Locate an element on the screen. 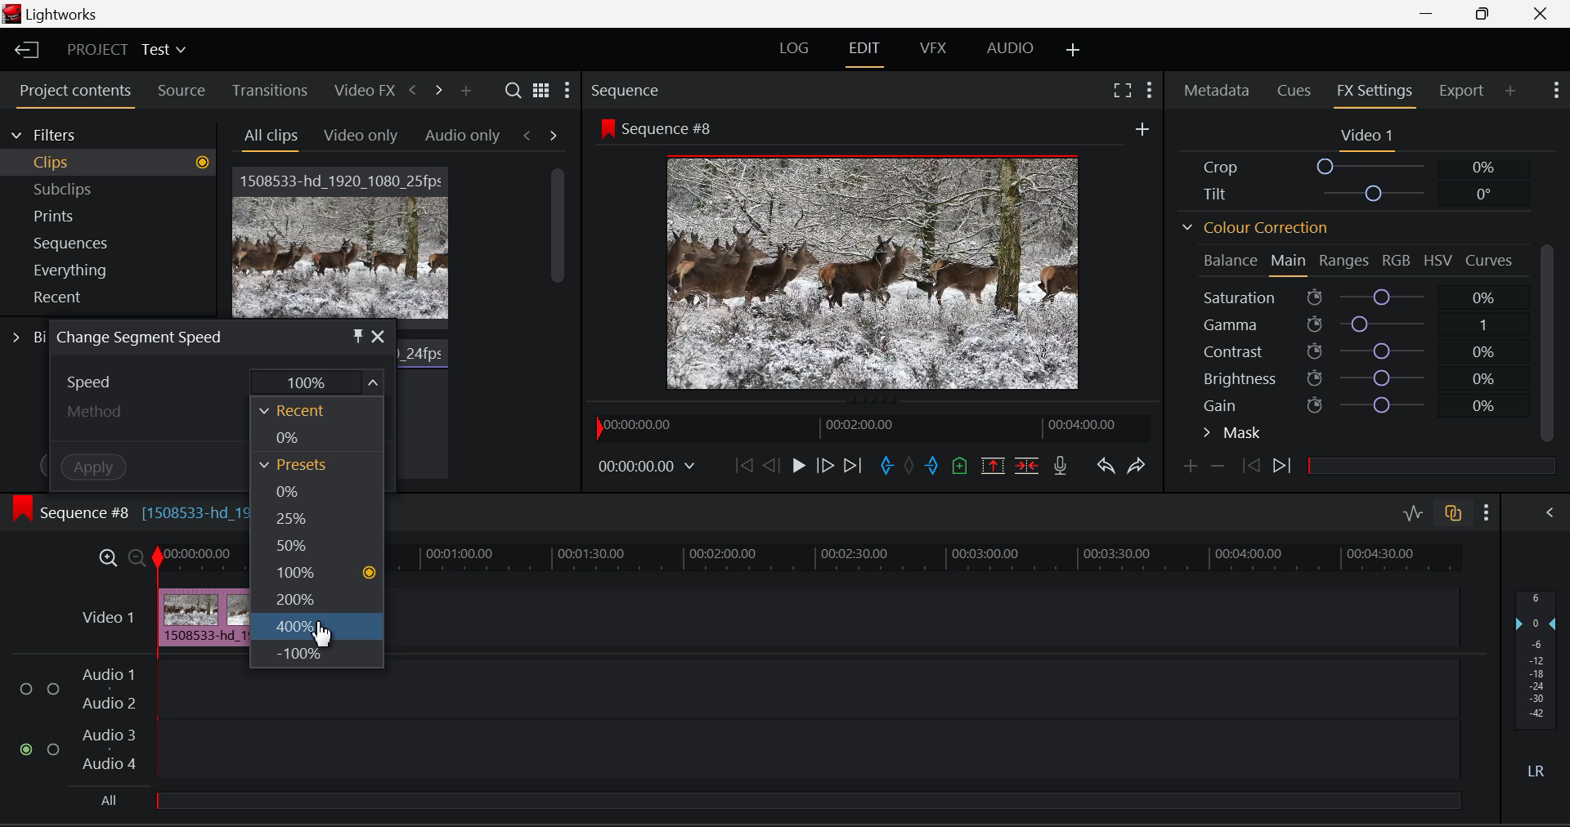 Image resolution: width=1570 pixels, height=827 pixels. Video Clip 1 is located at coordinates (342, 244).